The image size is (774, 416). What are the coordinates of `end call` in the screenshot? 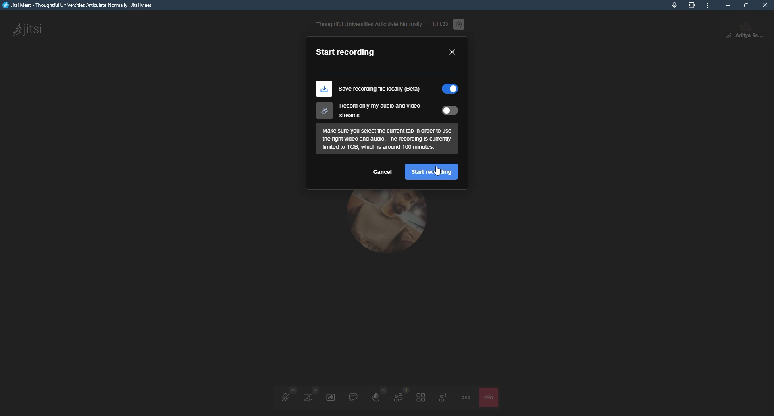 It's located at (489, 399).